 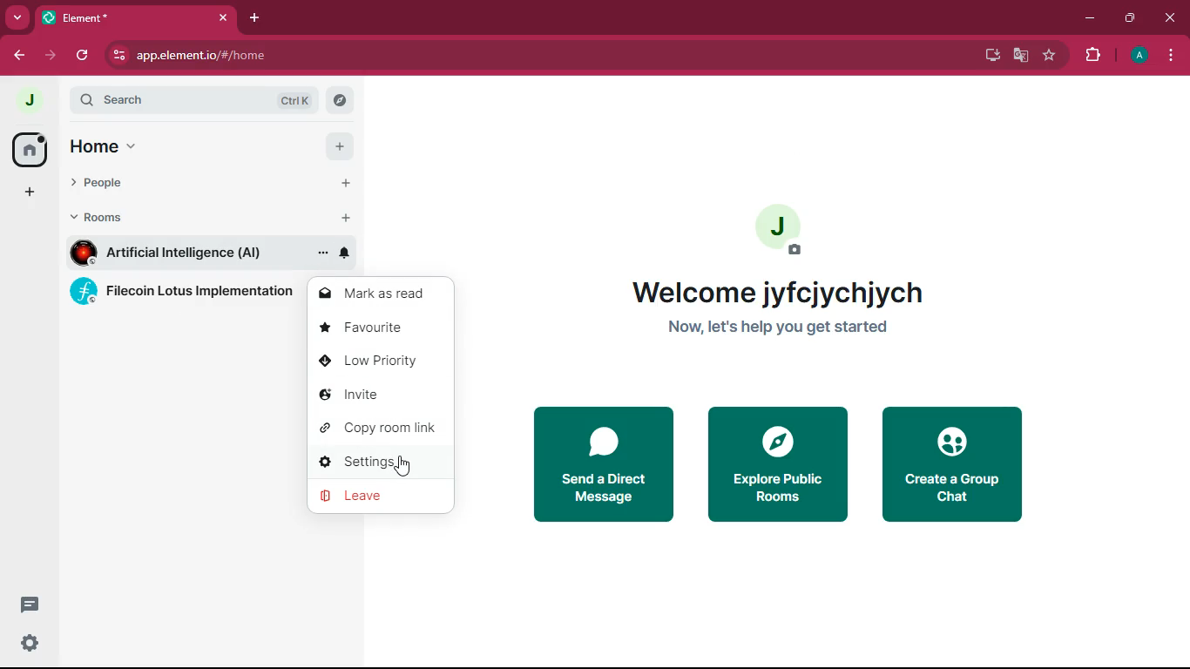 What do you see at coordinates (1170, 18) in the screenshot?
I see `close` at bounding box center [1170, 18].